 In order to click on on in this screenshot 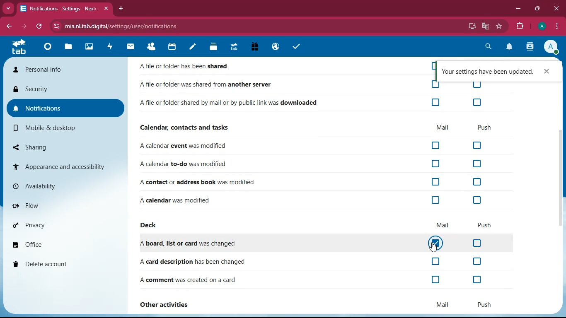, I will do `click(435, 243)`.